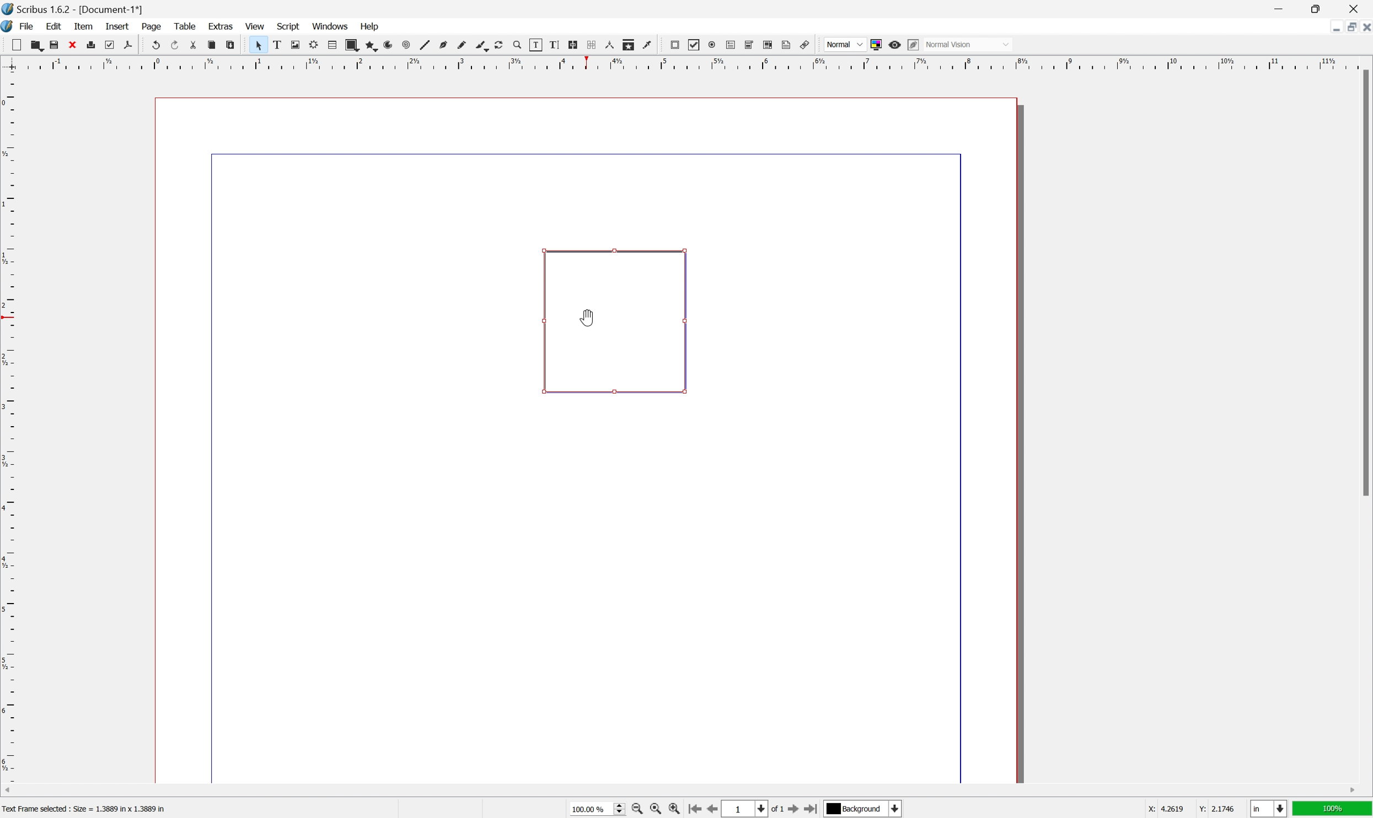 Image resolution: width=1373 pixels, height=818 pixels. What do you see at coordinates (636, 809) in the screenshot?
I see `zoom out` at bounding box center [636, 809].